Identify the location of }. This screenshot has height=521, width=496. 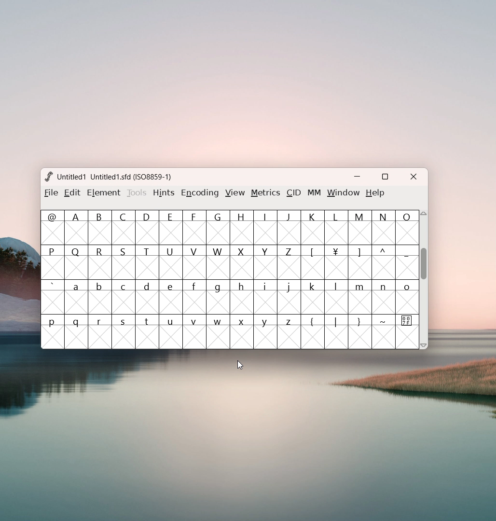
(361, 332).